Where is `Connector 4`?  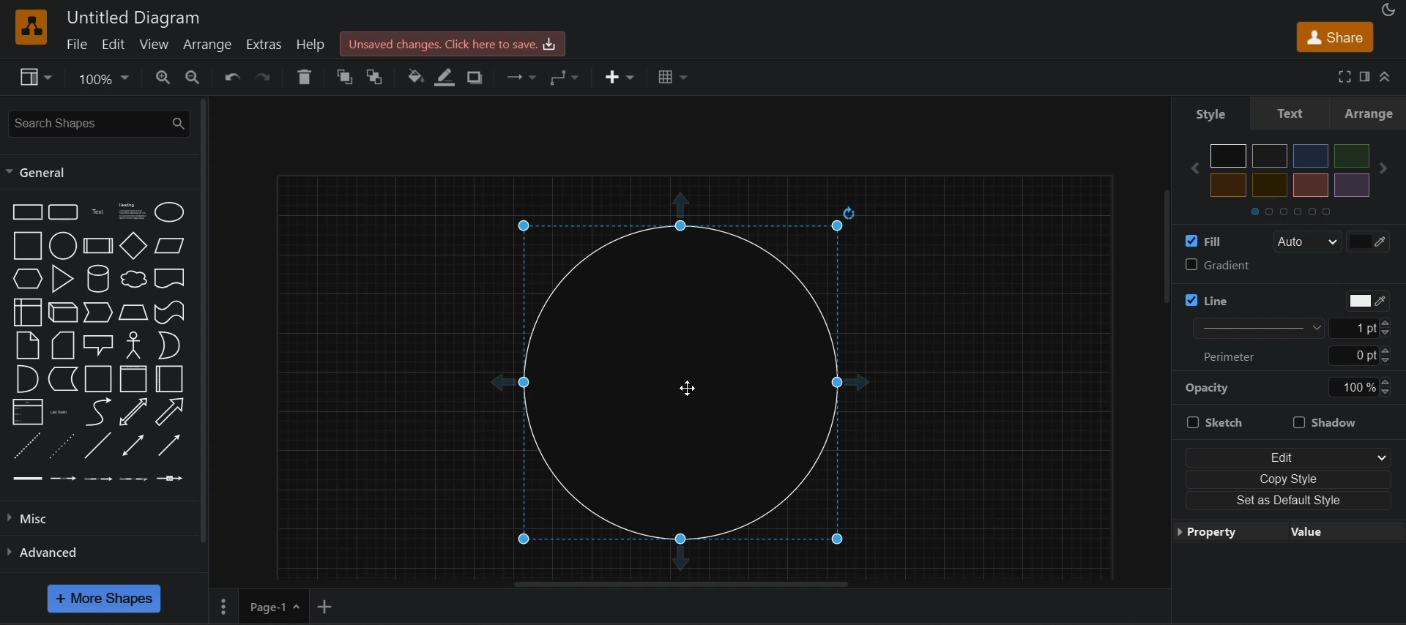
Connector 4 is located at coordinates (132, 479).